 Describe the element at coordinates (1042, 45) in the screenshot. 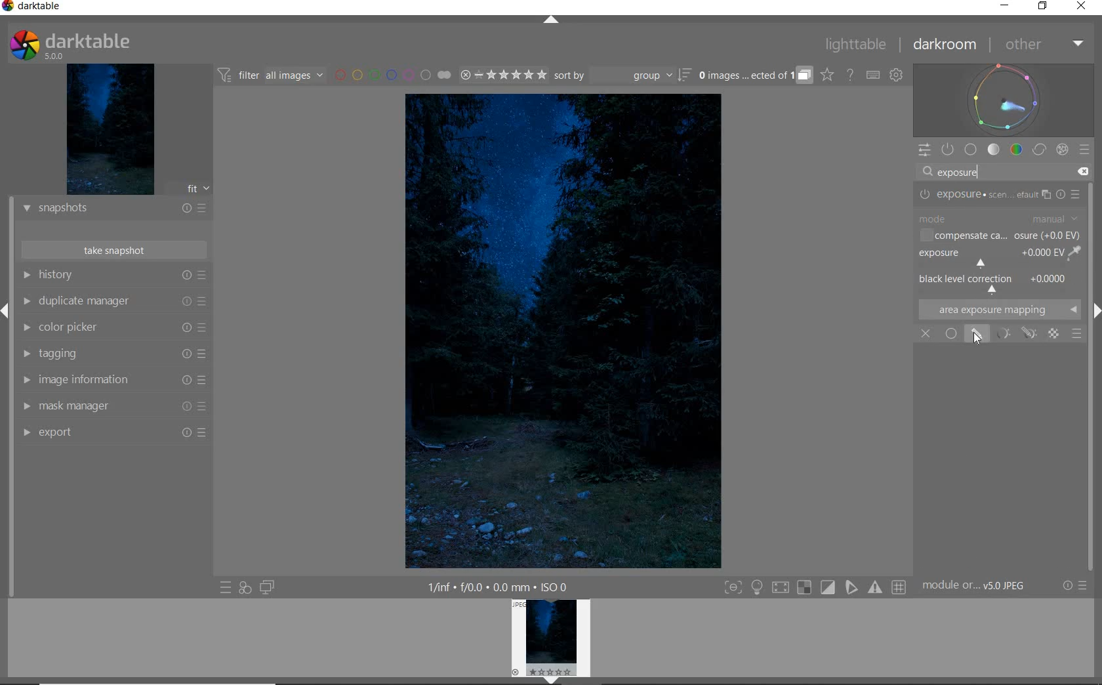

I see `OTHER` at that location.